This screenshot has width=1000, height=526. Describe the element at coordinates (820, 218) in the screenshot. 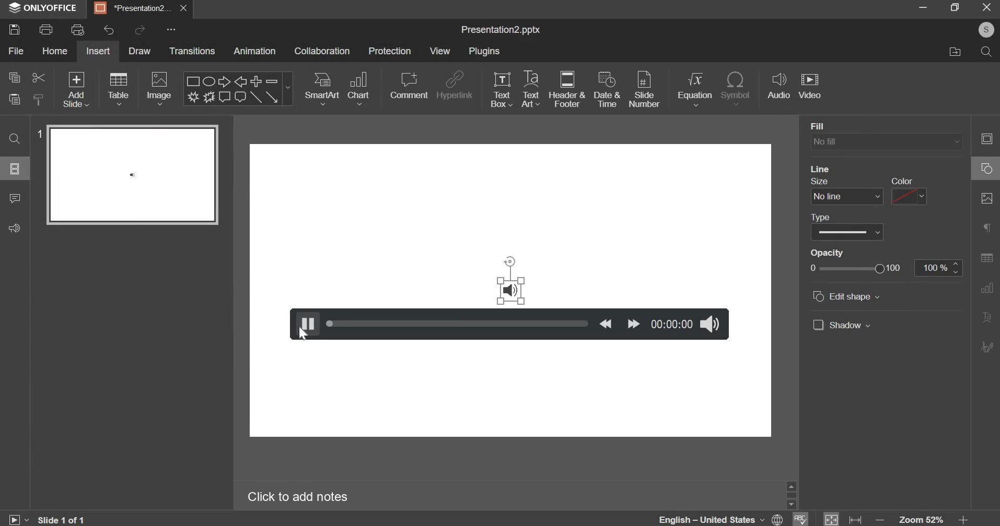

I see `type` at that location.